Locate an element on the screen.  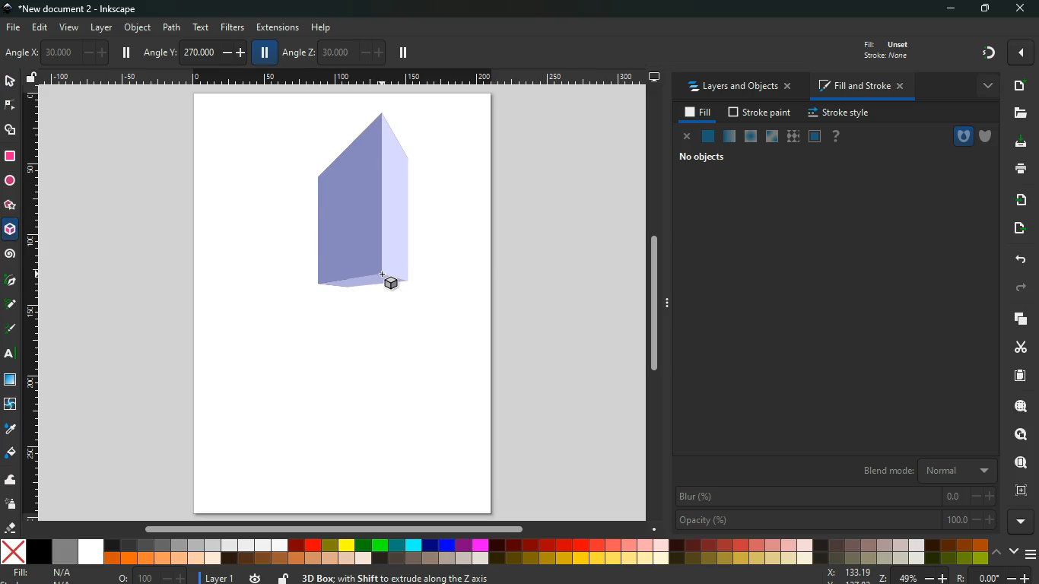
receive is located at coordinates (1017, 199).